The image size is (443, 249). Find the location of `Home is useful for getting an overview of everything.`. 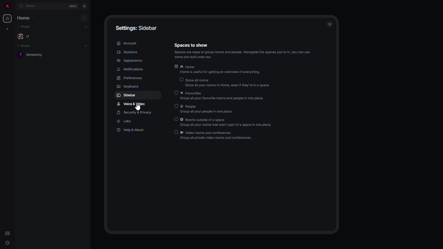

Home is useful for getting an overview of everything. is located at coordinates (225, 72).